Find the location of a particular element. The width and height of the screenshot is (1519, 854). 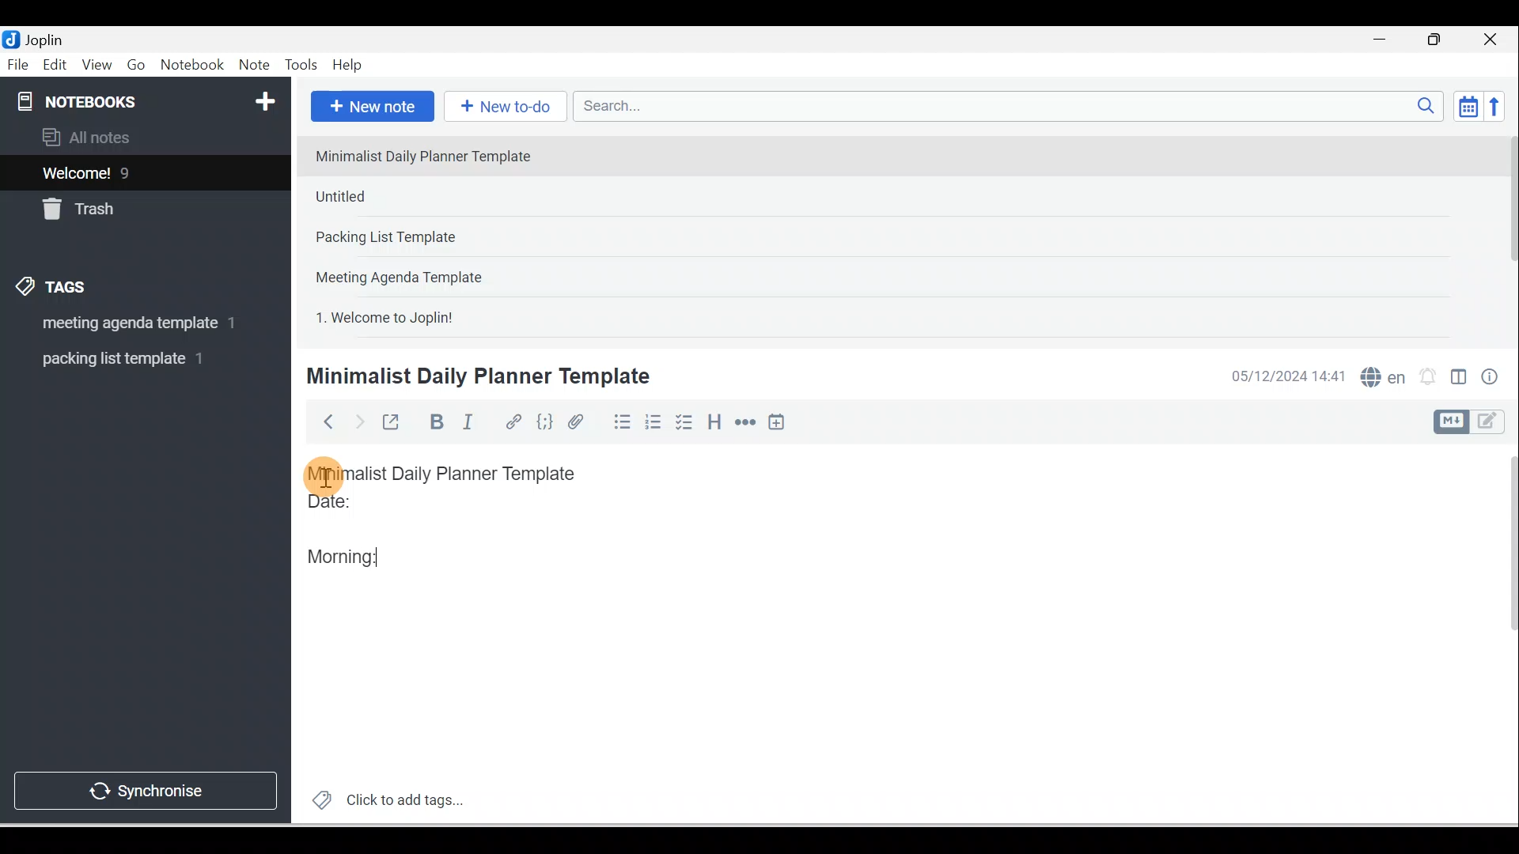

Edit is located at coordinates (56, 66).